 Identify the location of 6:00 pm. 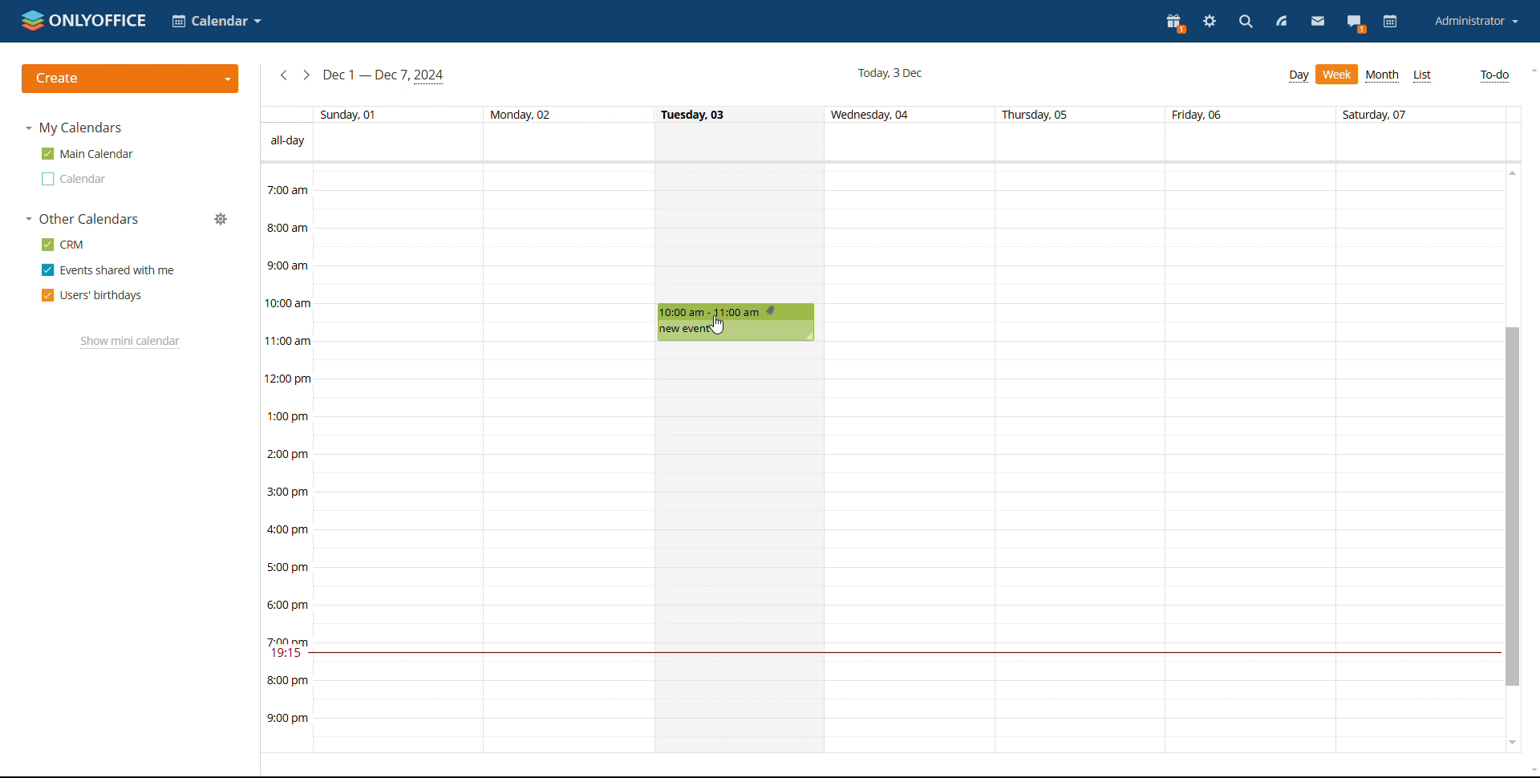
(290, 605).